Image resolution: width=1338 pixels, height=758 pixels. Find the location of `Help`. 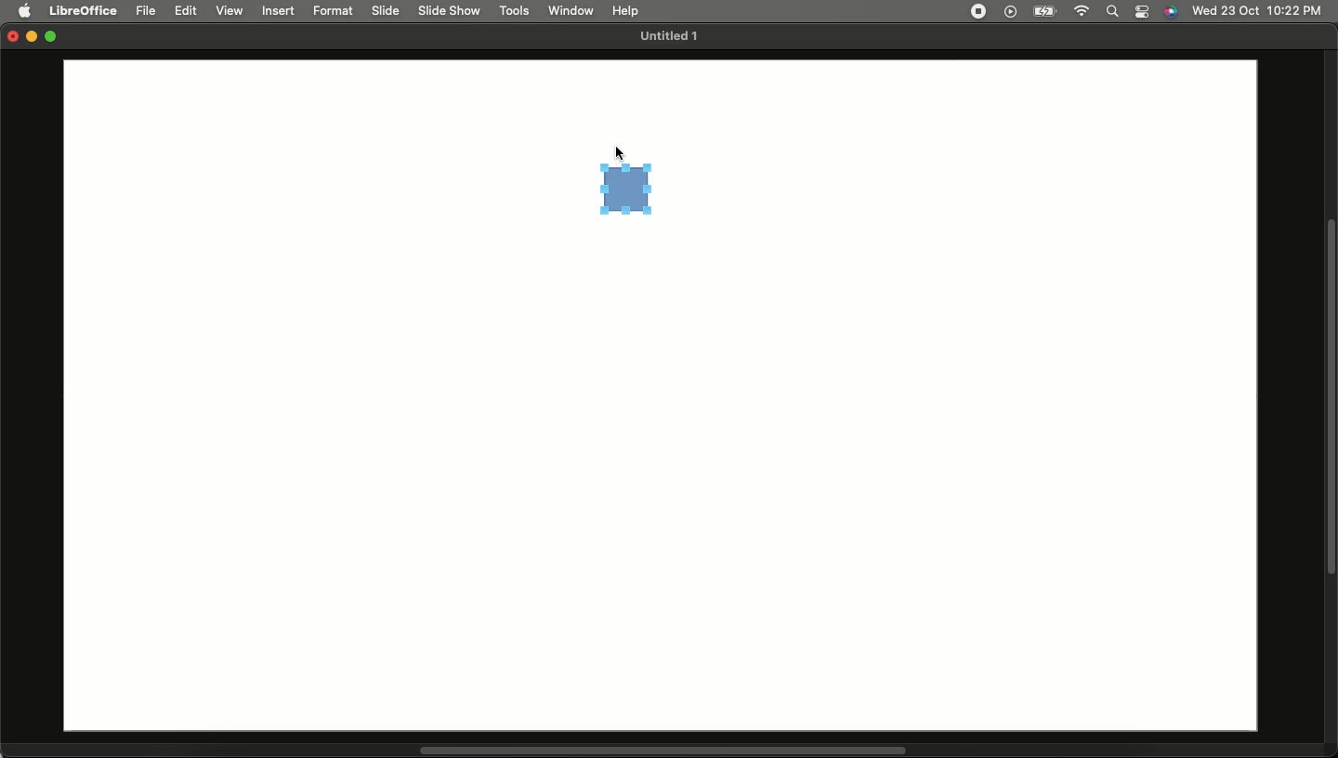

Help is located at coordinates (625, 8).